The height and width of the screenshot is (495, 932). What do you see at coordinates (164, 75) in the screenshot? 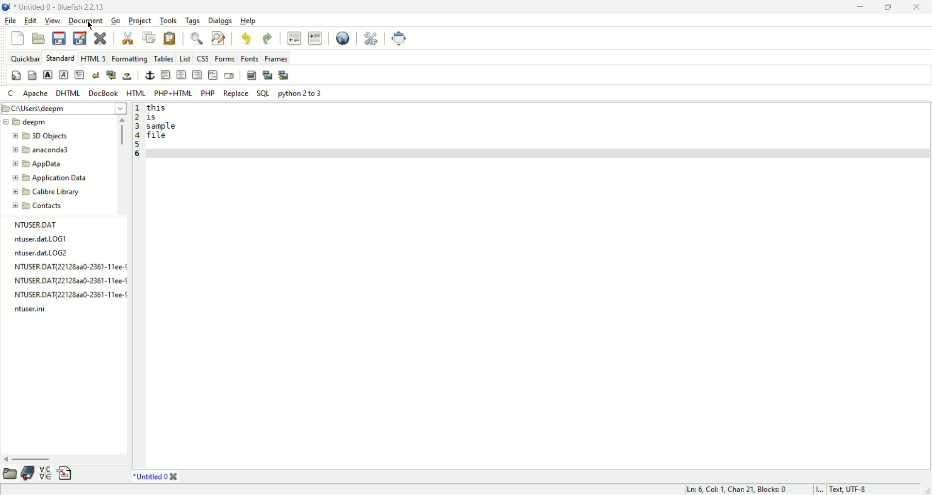
I see `horizontal rule` at bounding box center [164, 75].